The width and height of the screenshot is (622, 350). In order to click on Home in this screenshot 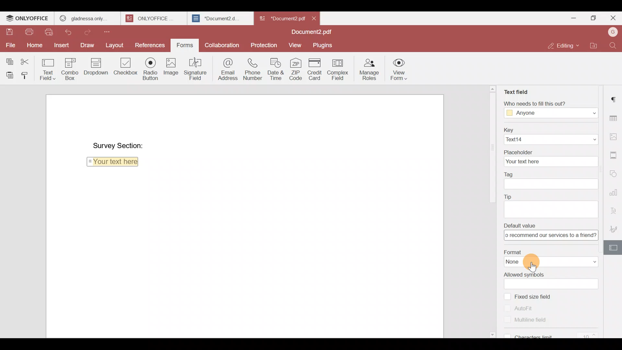, I will do `click(34, 44)`.